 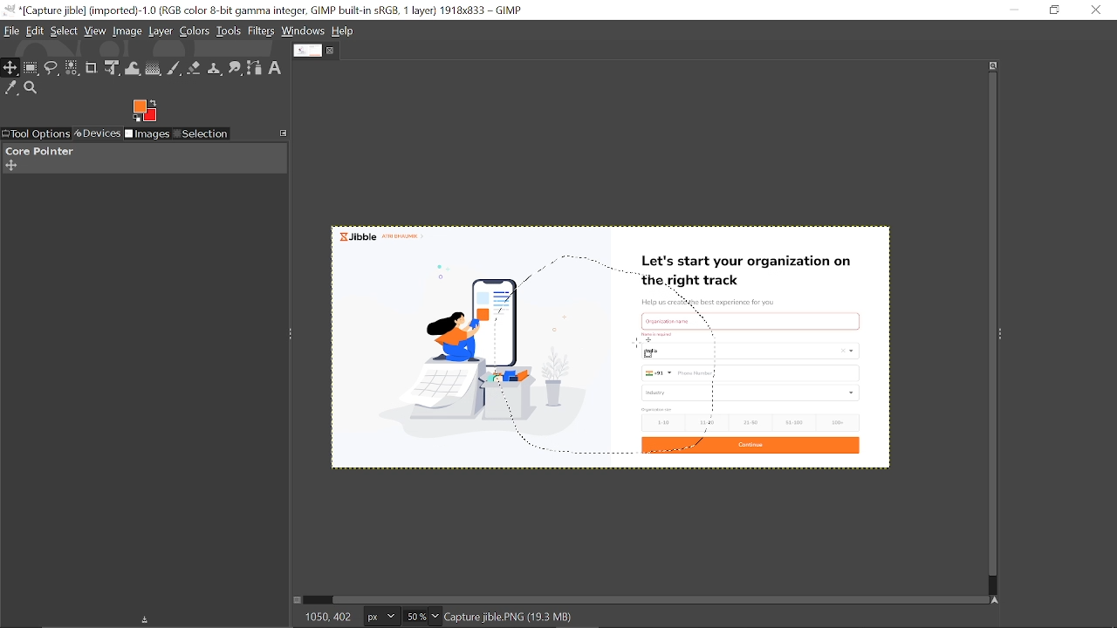 I want to click on Smudge tool, so click(x=236, y=69).